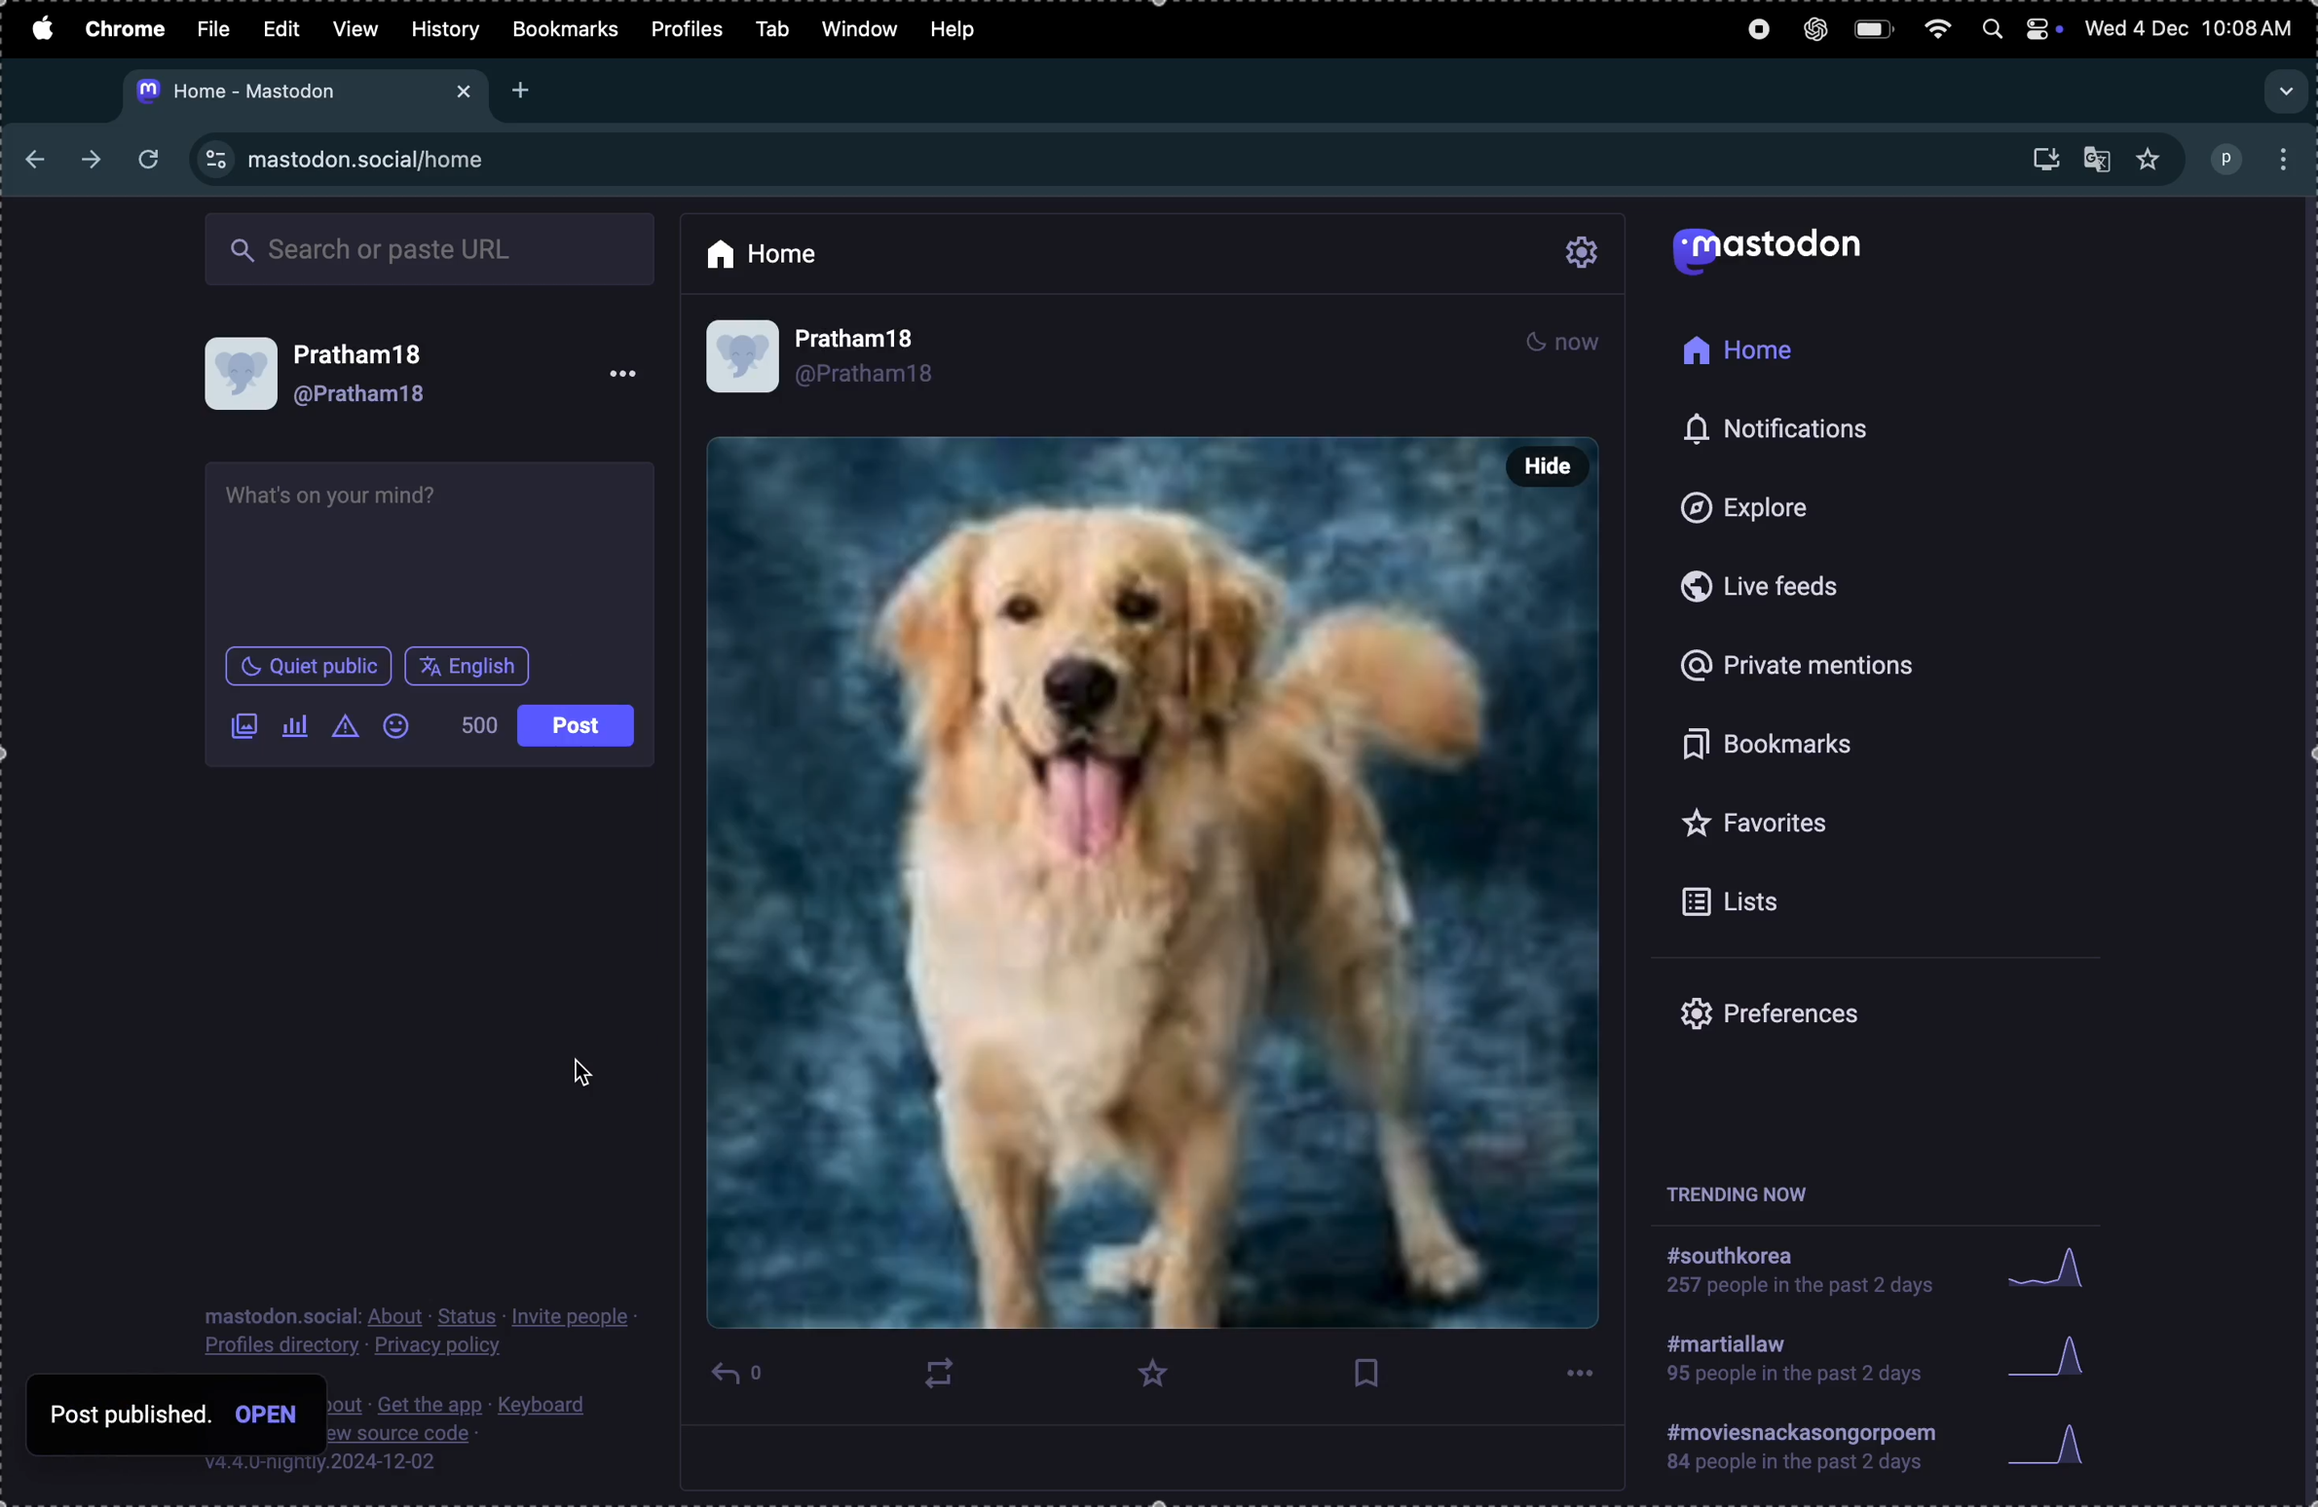  What do you see at coordinates (2098, 156) in the screenshot?
I see `translate` at bounding box center [2098, 156].